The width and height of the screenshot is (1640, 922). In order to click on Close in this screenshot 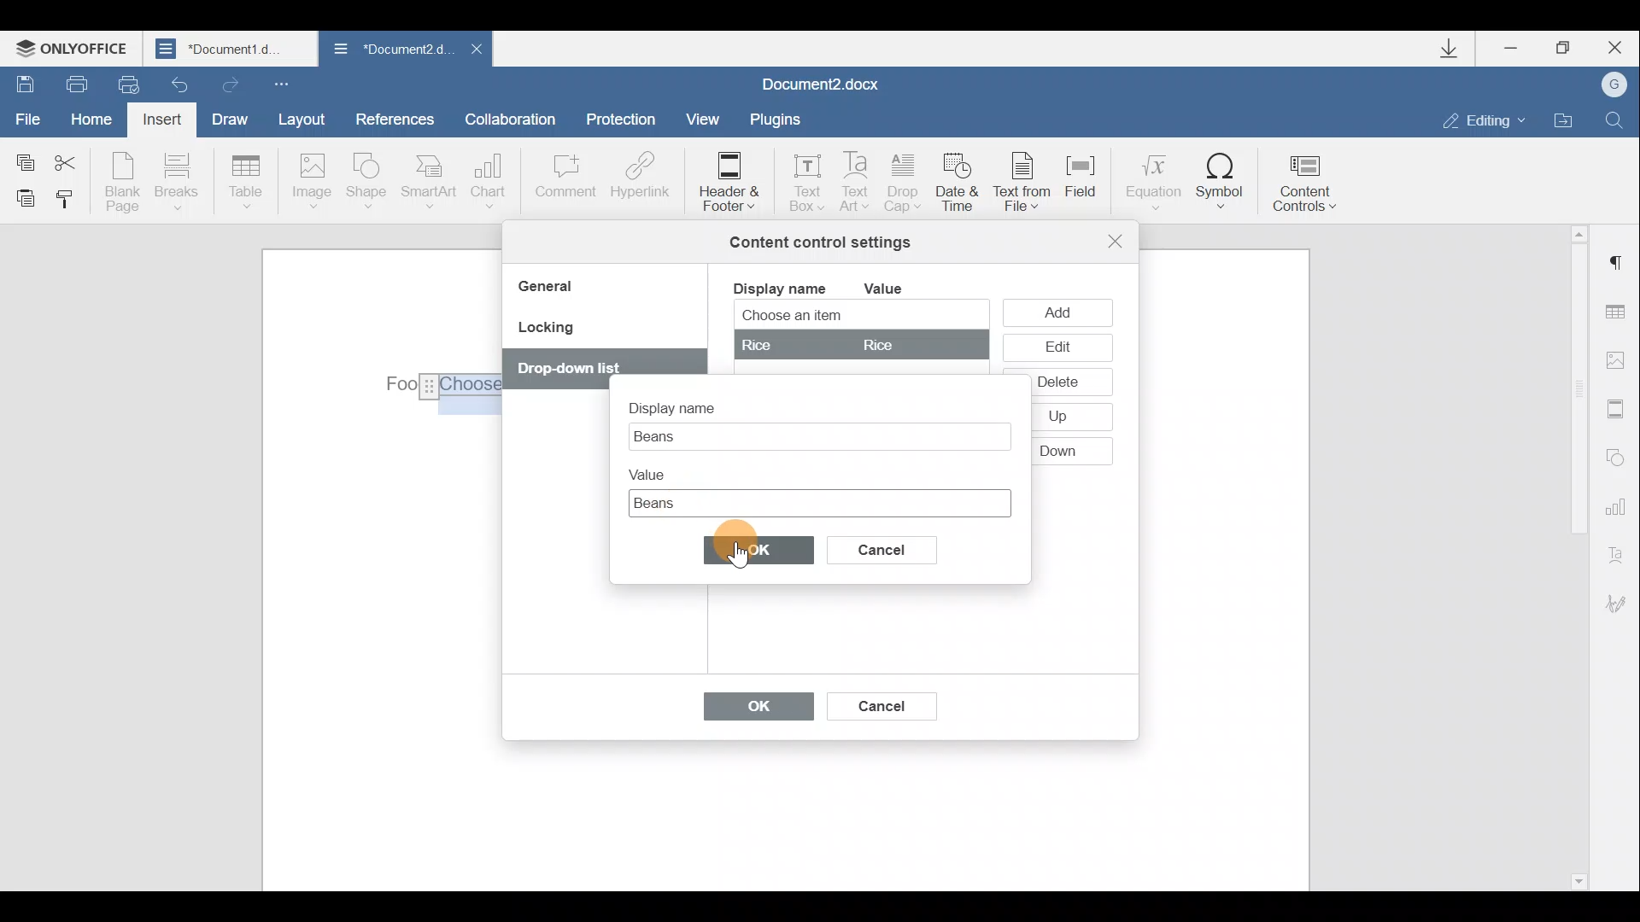, I will do `click(475, 54)`.